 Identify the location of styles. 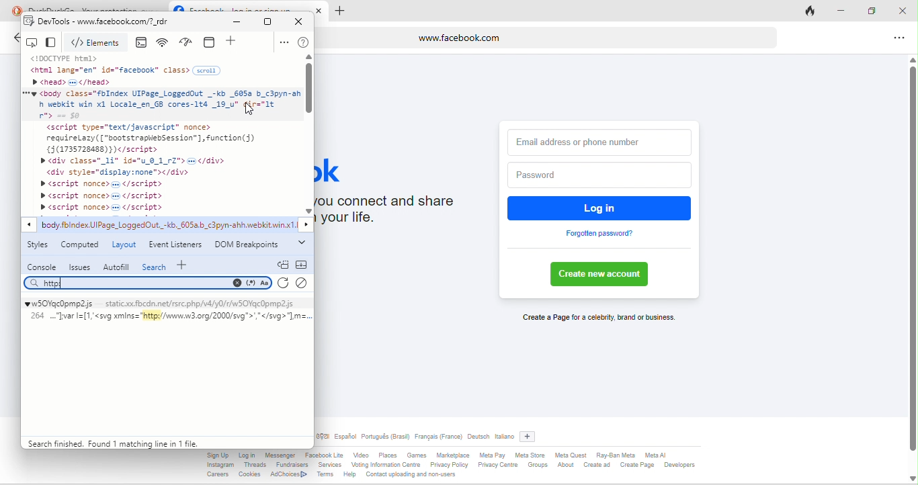
(40, 247).